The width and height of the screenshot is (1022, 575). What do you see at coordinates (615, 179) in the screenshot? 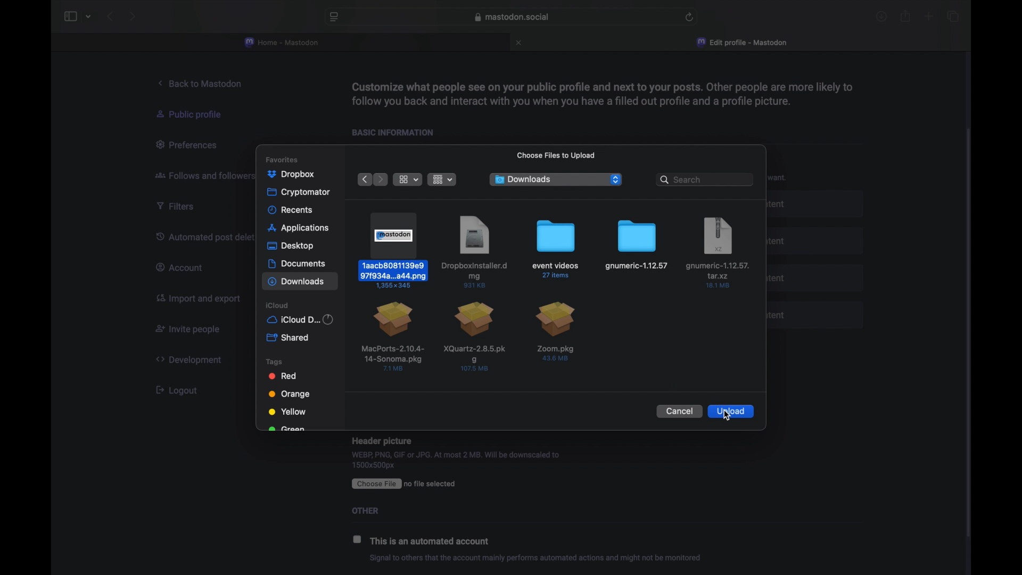
I see `dropdown` at bounding box center [615, 179].